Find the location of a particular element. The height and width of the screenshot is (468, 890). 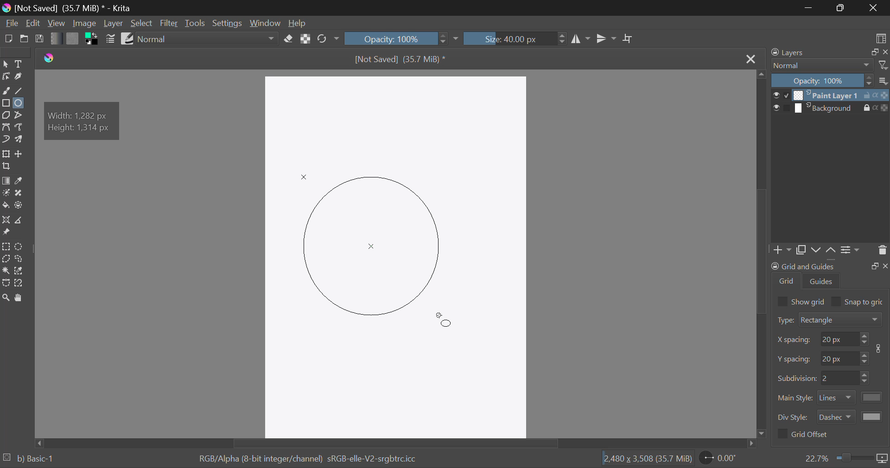

move left is located at coordinates (40, 441).